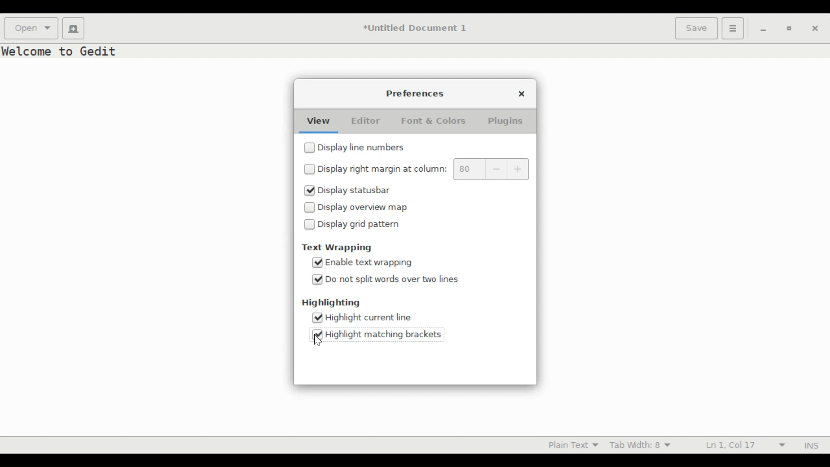  Describe the element at coordinates (310, 169) in the screenshot. I see `checkbox` at that location.